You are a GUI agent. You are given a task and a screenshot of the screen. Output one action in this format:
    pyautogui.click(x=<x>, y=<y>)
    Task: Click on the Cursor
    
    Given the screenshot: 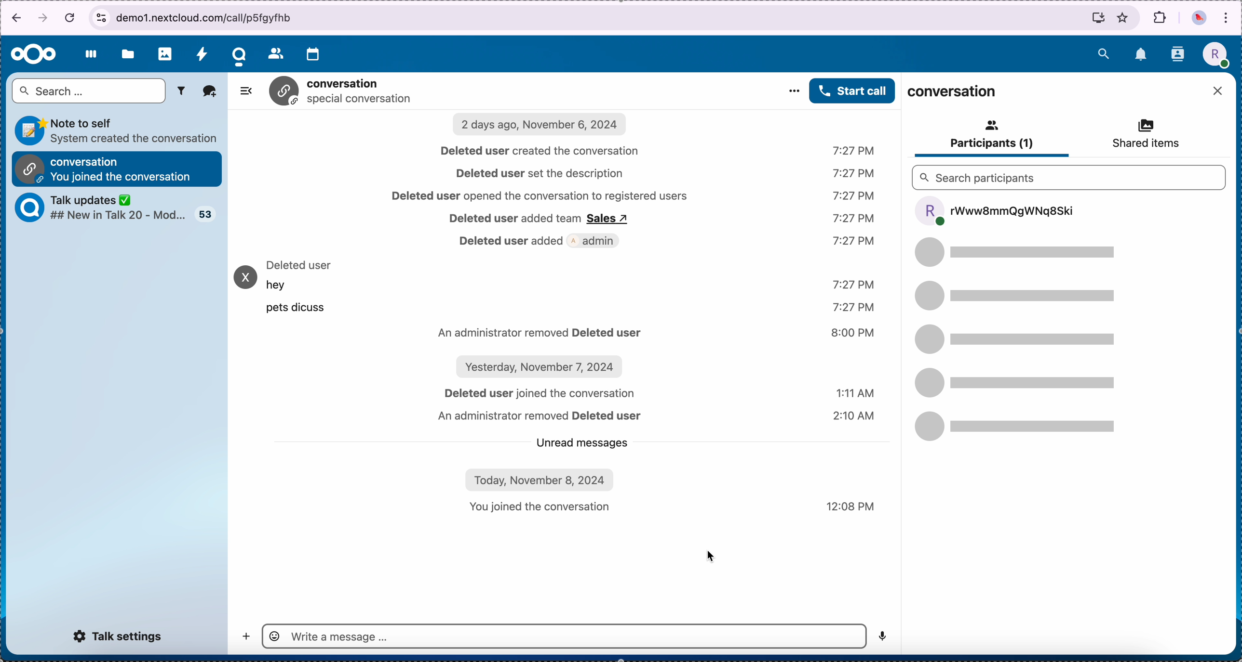 What is the action you would take?
    pyautogui.click(x=709, y=556)
    